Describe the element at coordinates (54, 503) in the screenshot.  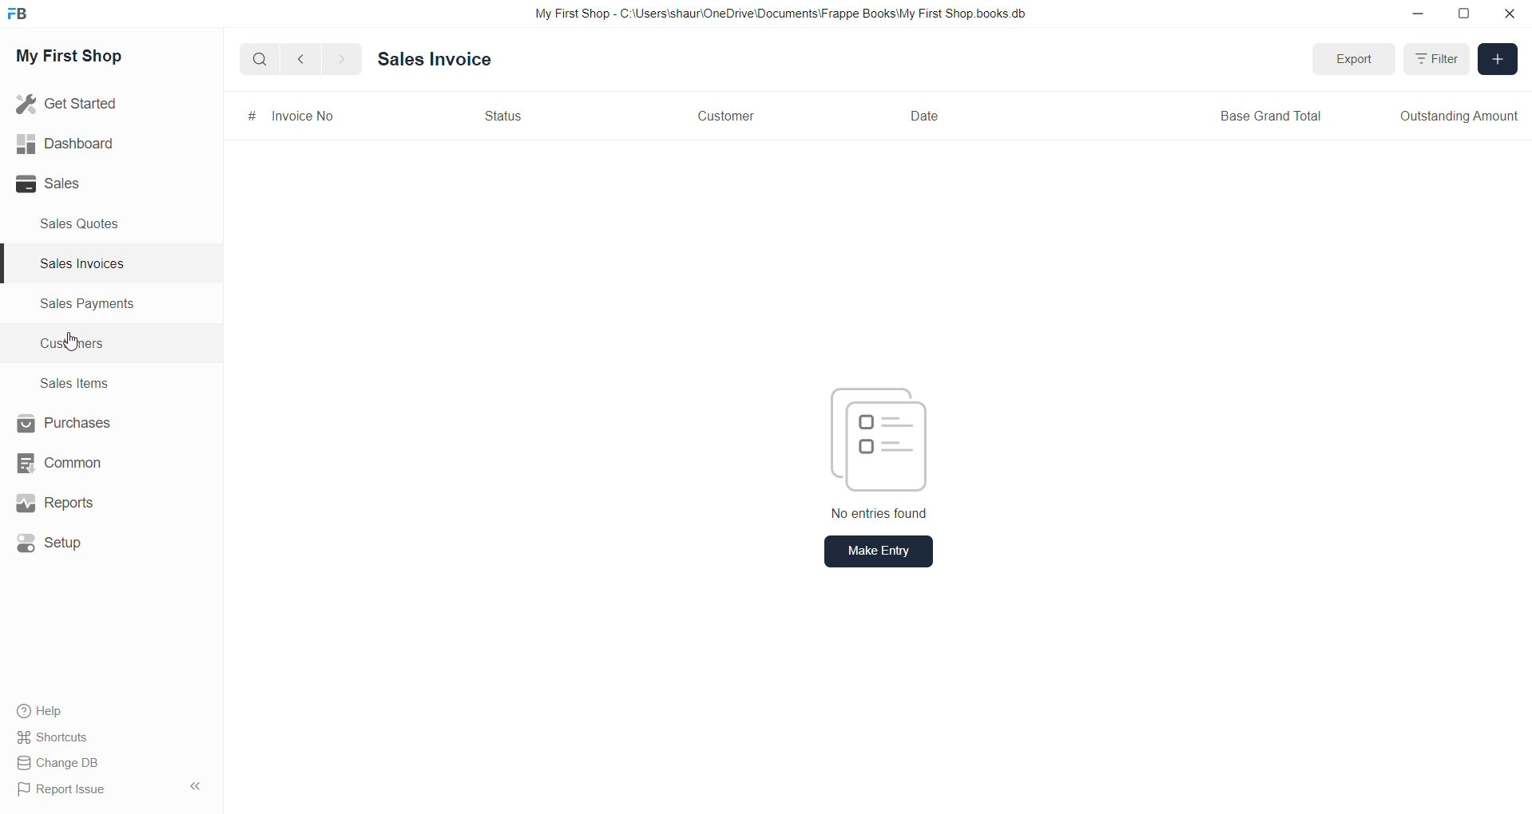
I see `Reports` at that location.